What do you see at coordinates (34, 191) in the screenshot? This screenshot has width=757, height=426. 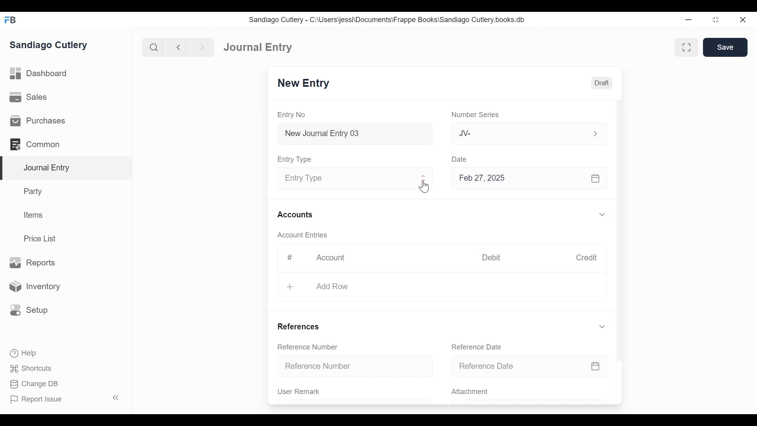 I see `Party` at bounding box center [34, 191].